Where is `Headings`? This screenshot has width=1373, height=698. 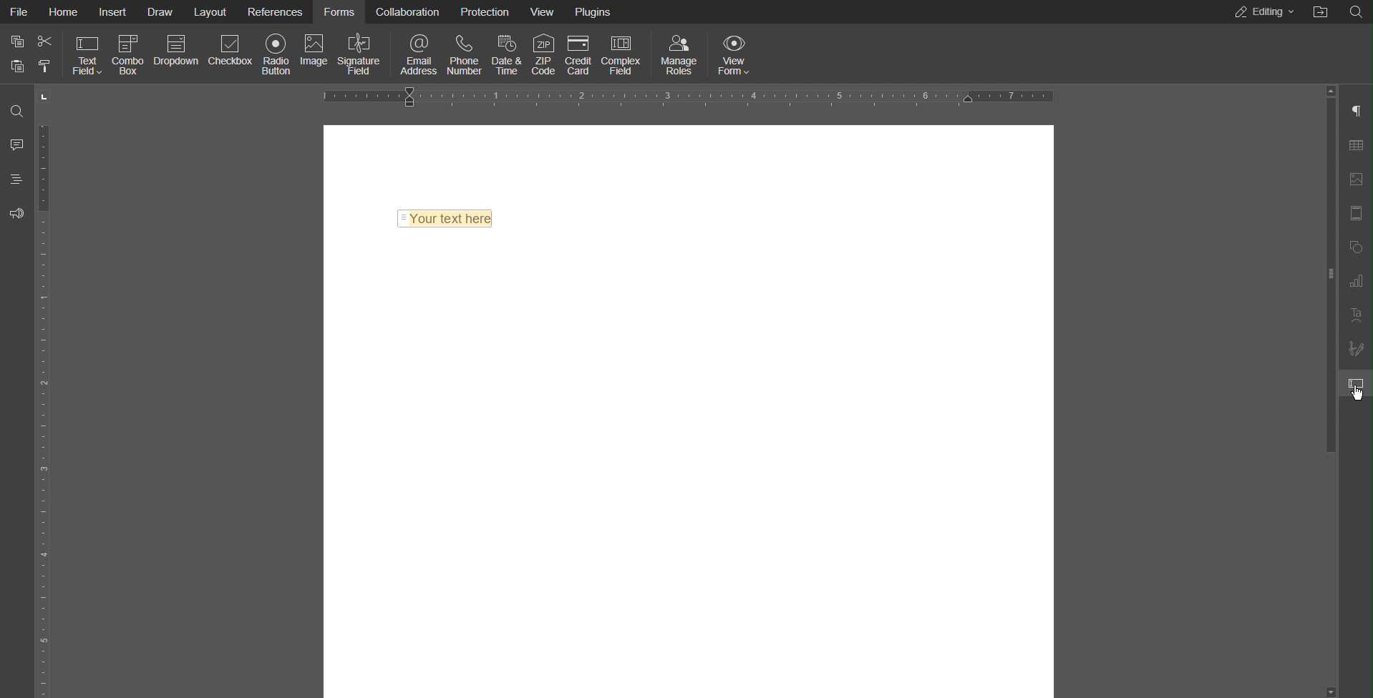 Headings is located at coordinates (18, 179).